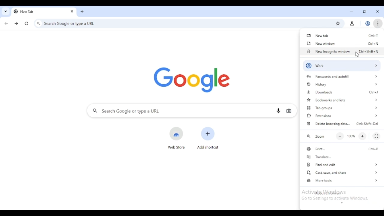 The width and height of the screenshot is (384, 216). I want to click on shortcut for new incognito window, so click(369, 51).